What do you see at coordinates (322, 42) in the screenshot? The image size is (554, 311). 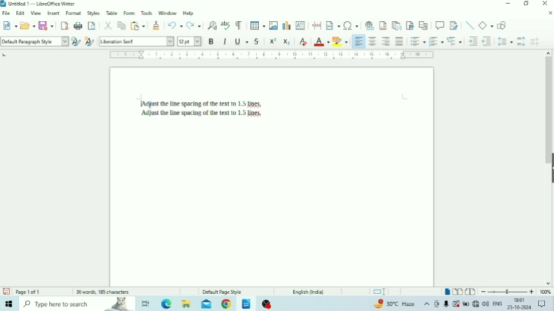 I see `Font Color` at bounding box center [322, 42].